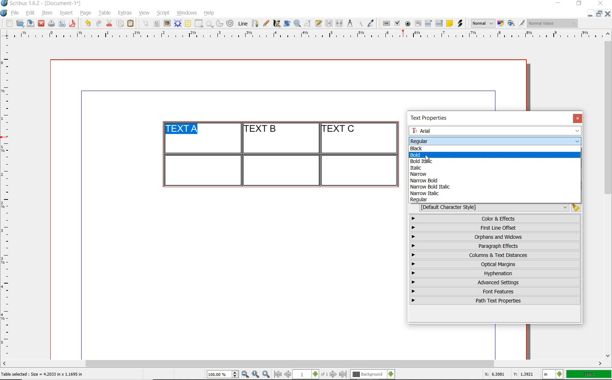  Describe the element at coordinates (156, 24) in the screenshot. I see `text frame` at that location.